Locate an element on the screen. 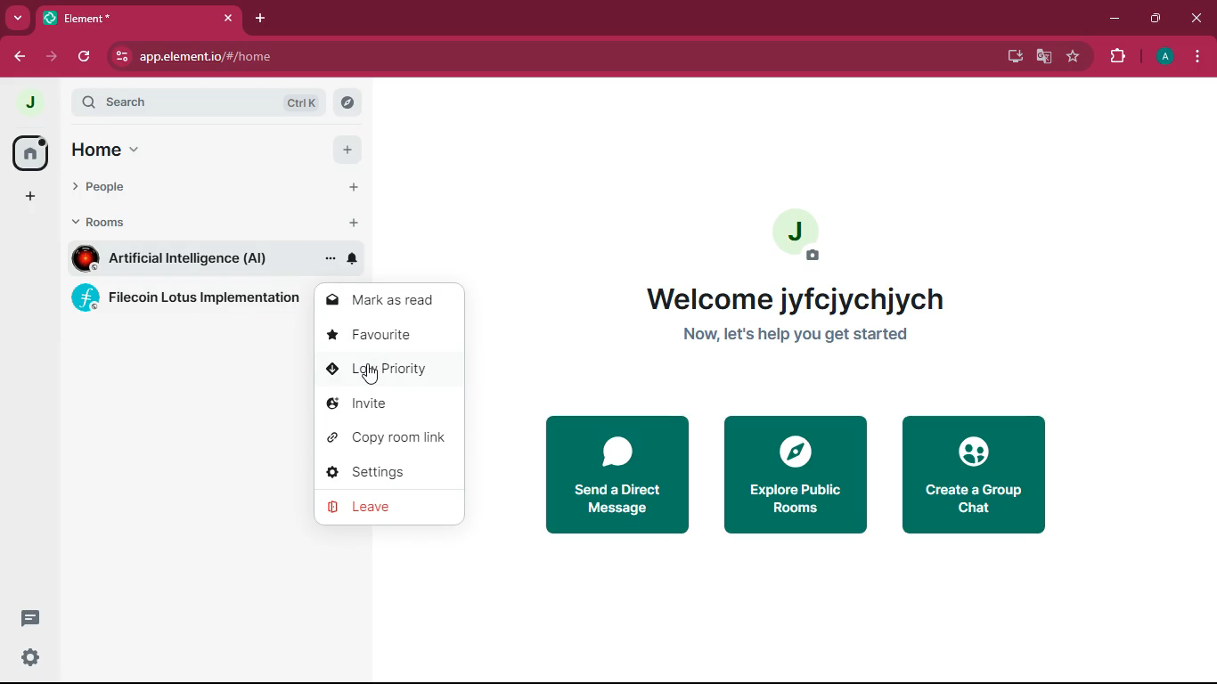  menu is located at coordinates (1199, 57).